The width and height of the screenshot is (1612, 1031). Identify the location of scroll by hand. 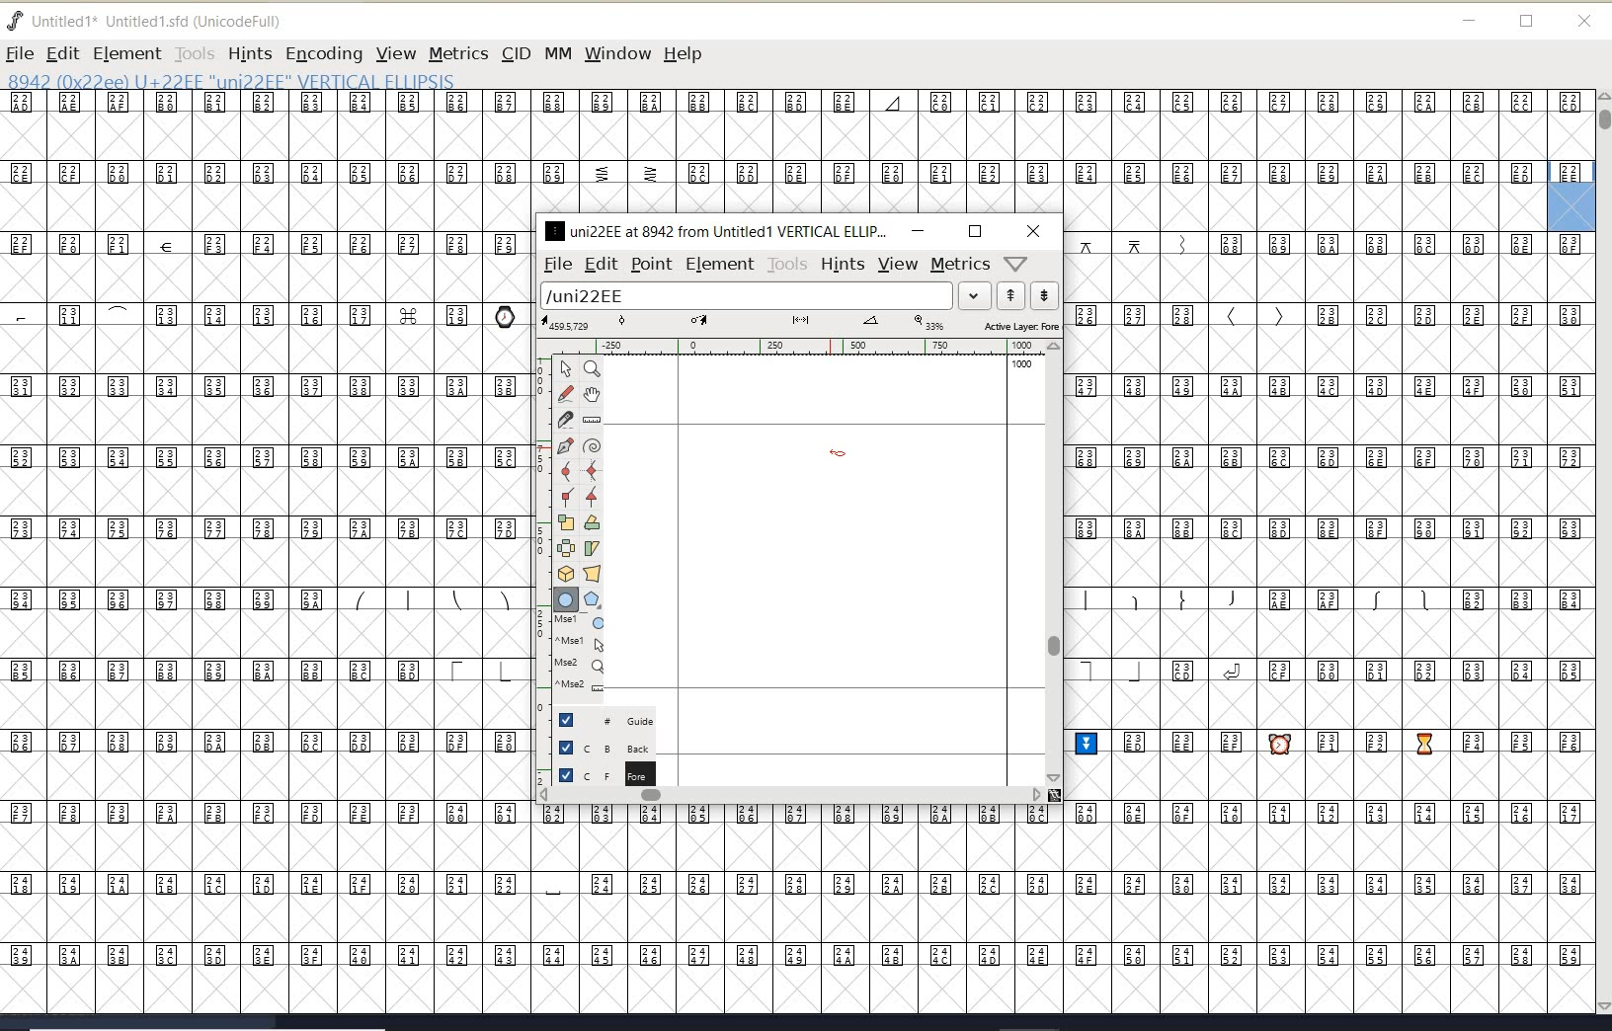
(593, 396).